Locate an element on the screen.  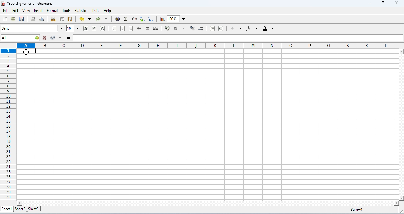
format as percent is located at coordinates (176, 28).